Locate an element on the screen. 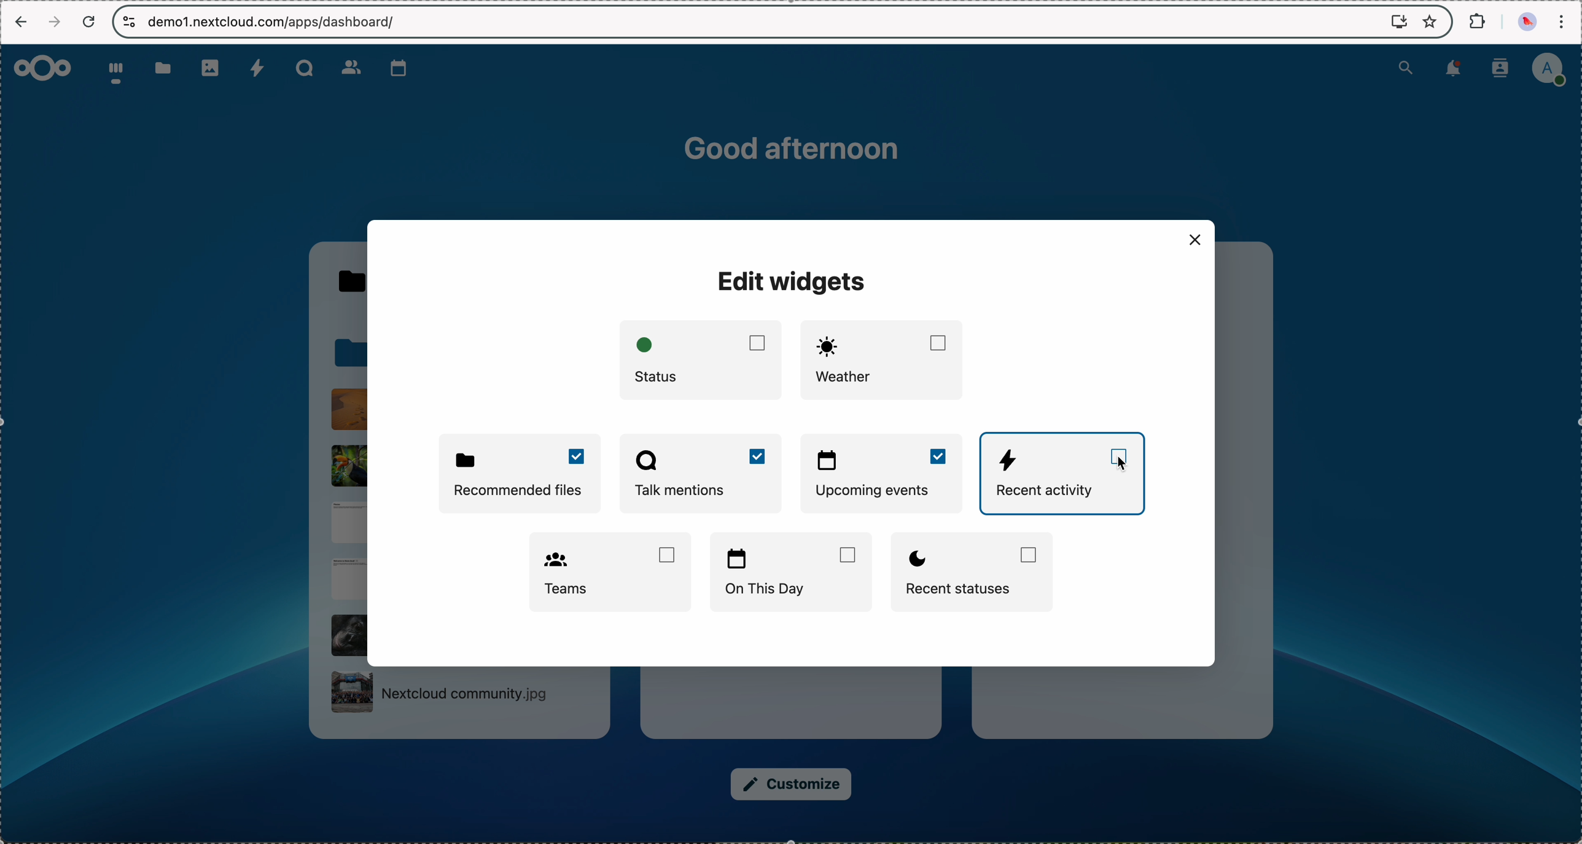 This screenshot has width=1582, height=844. on this day is located at coordinates (792, 571).